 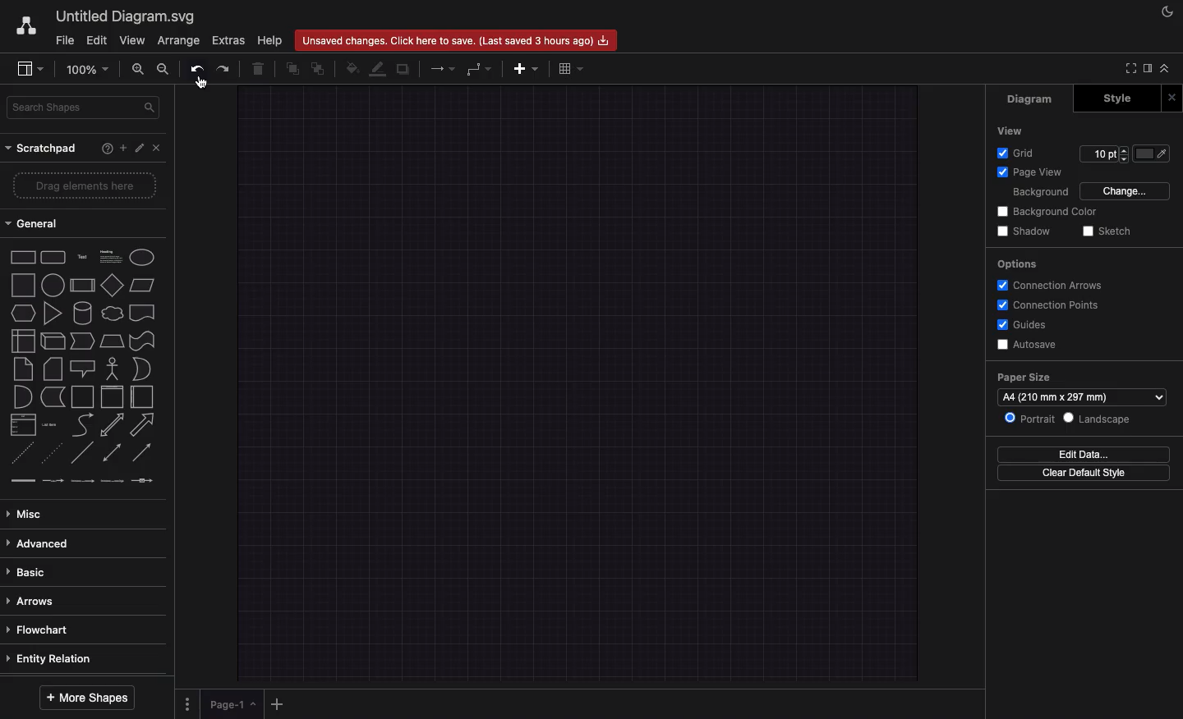 What do you see at coordinates (1029, 344) in the screenshot?
I see `Autosave` at bounding box center [1029, 344].